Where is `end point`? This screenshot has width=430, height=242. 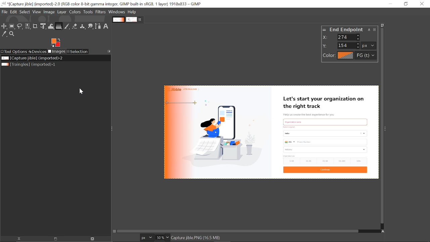 end point is located at coordinates (351, 30).